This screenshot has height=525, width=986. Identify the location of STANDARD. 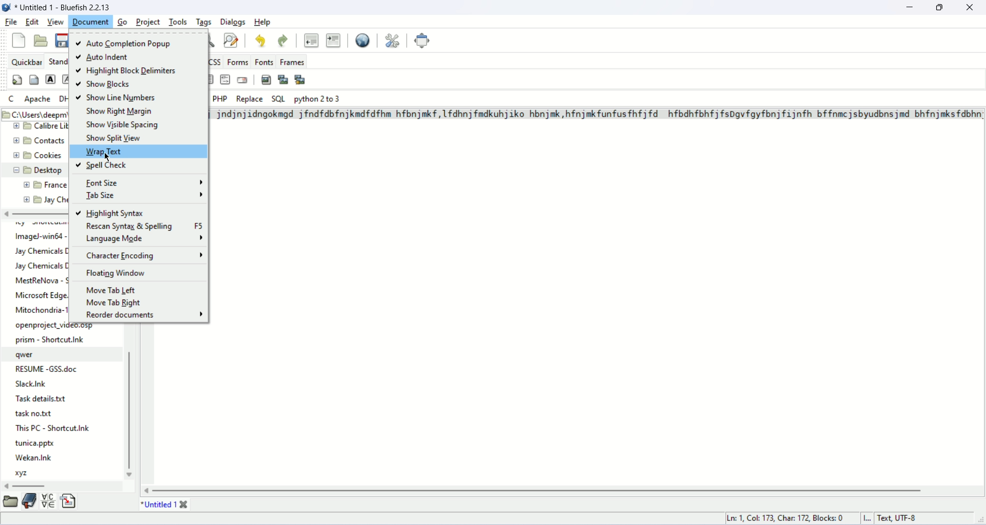
(56, 61).